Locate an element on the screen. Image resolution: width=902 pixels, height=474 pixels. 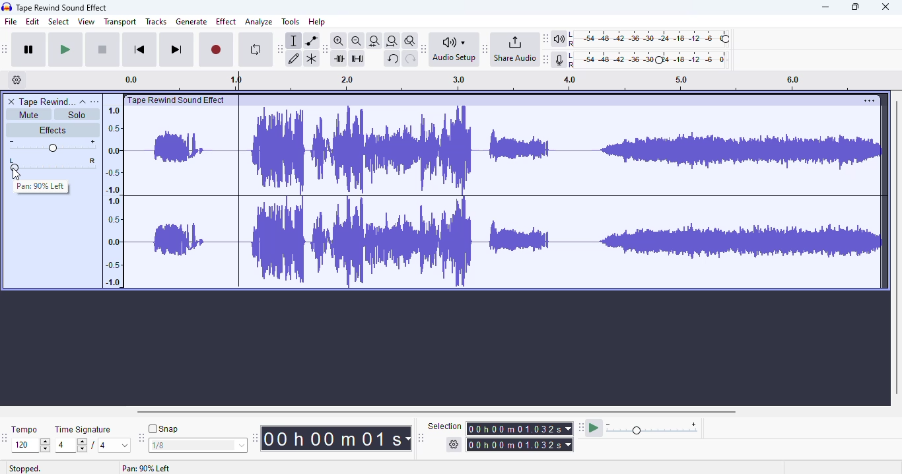
audio setup is located at coordinates (456, 50).